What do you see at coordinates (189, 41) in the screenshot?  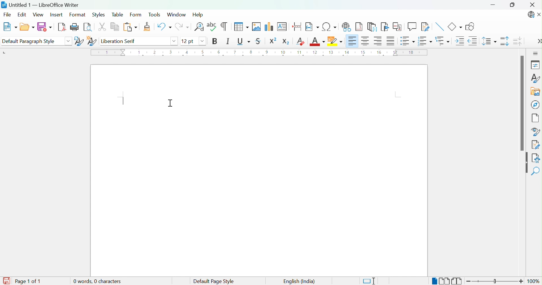 I see `12 pt` at bounding box center [189, 41].